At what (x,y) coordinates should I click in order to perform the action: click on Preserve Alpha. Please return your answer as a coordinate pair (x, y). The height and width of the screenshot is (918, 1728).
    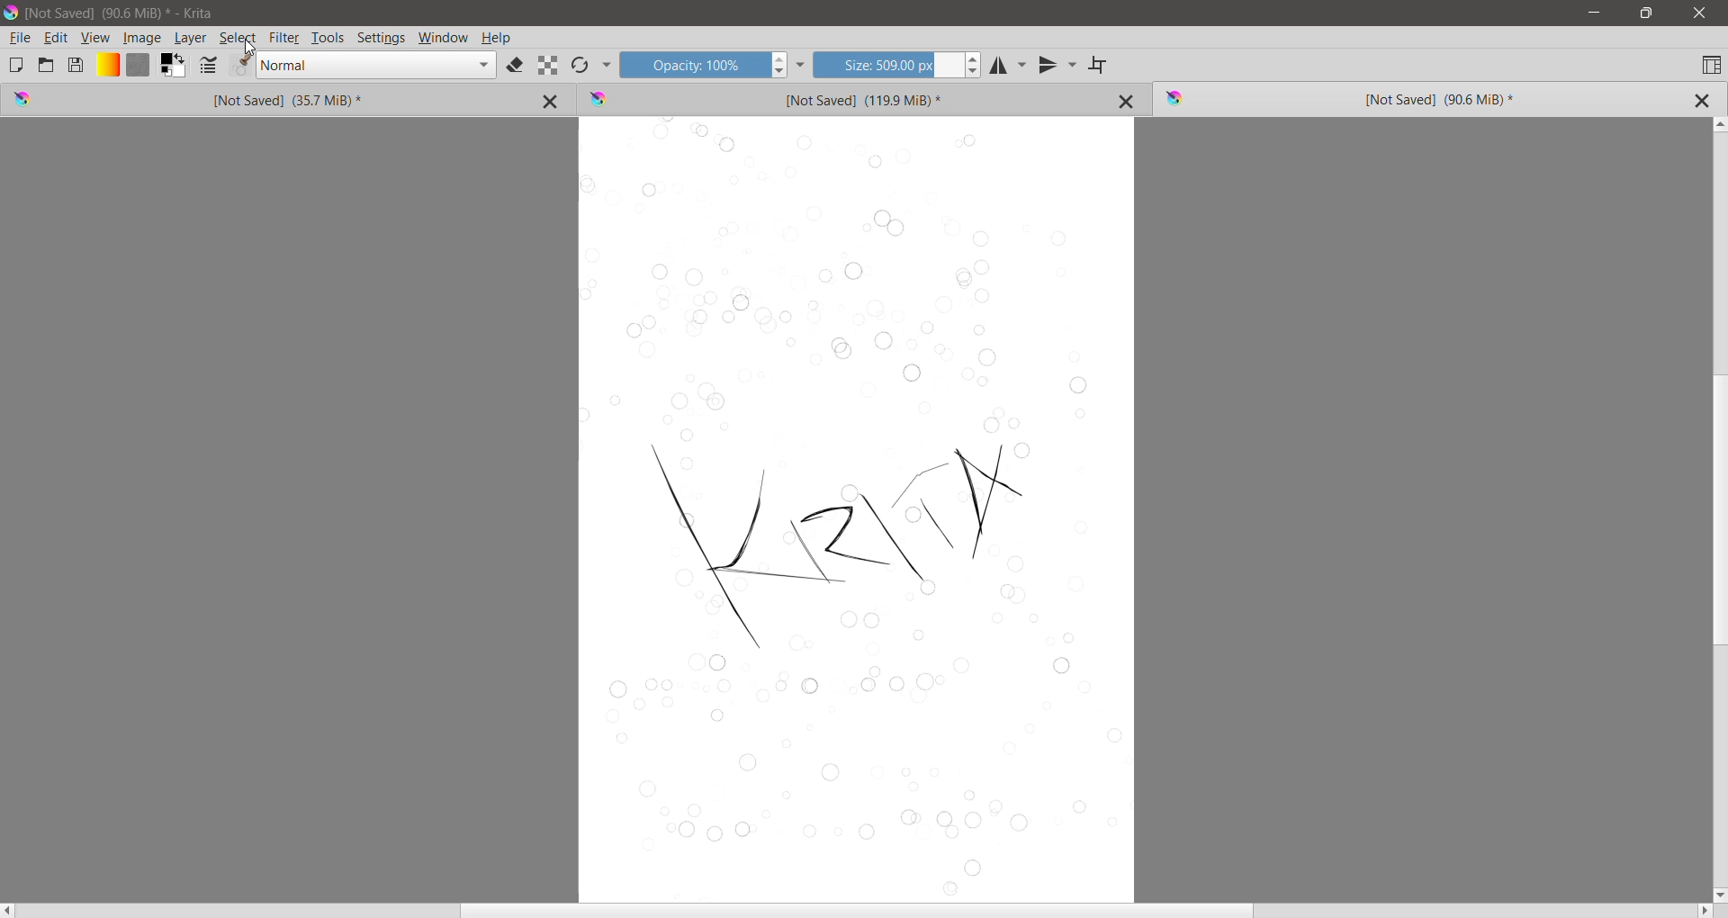
    Looking at the image, I should click on (548, 66).